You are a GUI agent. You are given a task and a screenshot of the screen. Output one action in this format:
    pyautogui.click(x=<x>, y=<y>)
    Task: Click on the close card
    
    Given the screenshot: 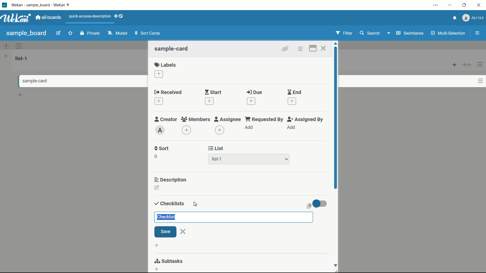 What is the action you would take?
    pyautogui.click(x=323, y=49)
    